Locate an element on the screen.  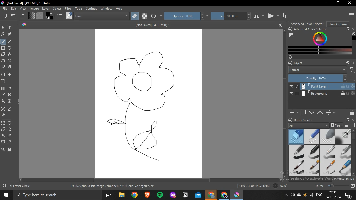
Down is located at coordinates (354, 174).